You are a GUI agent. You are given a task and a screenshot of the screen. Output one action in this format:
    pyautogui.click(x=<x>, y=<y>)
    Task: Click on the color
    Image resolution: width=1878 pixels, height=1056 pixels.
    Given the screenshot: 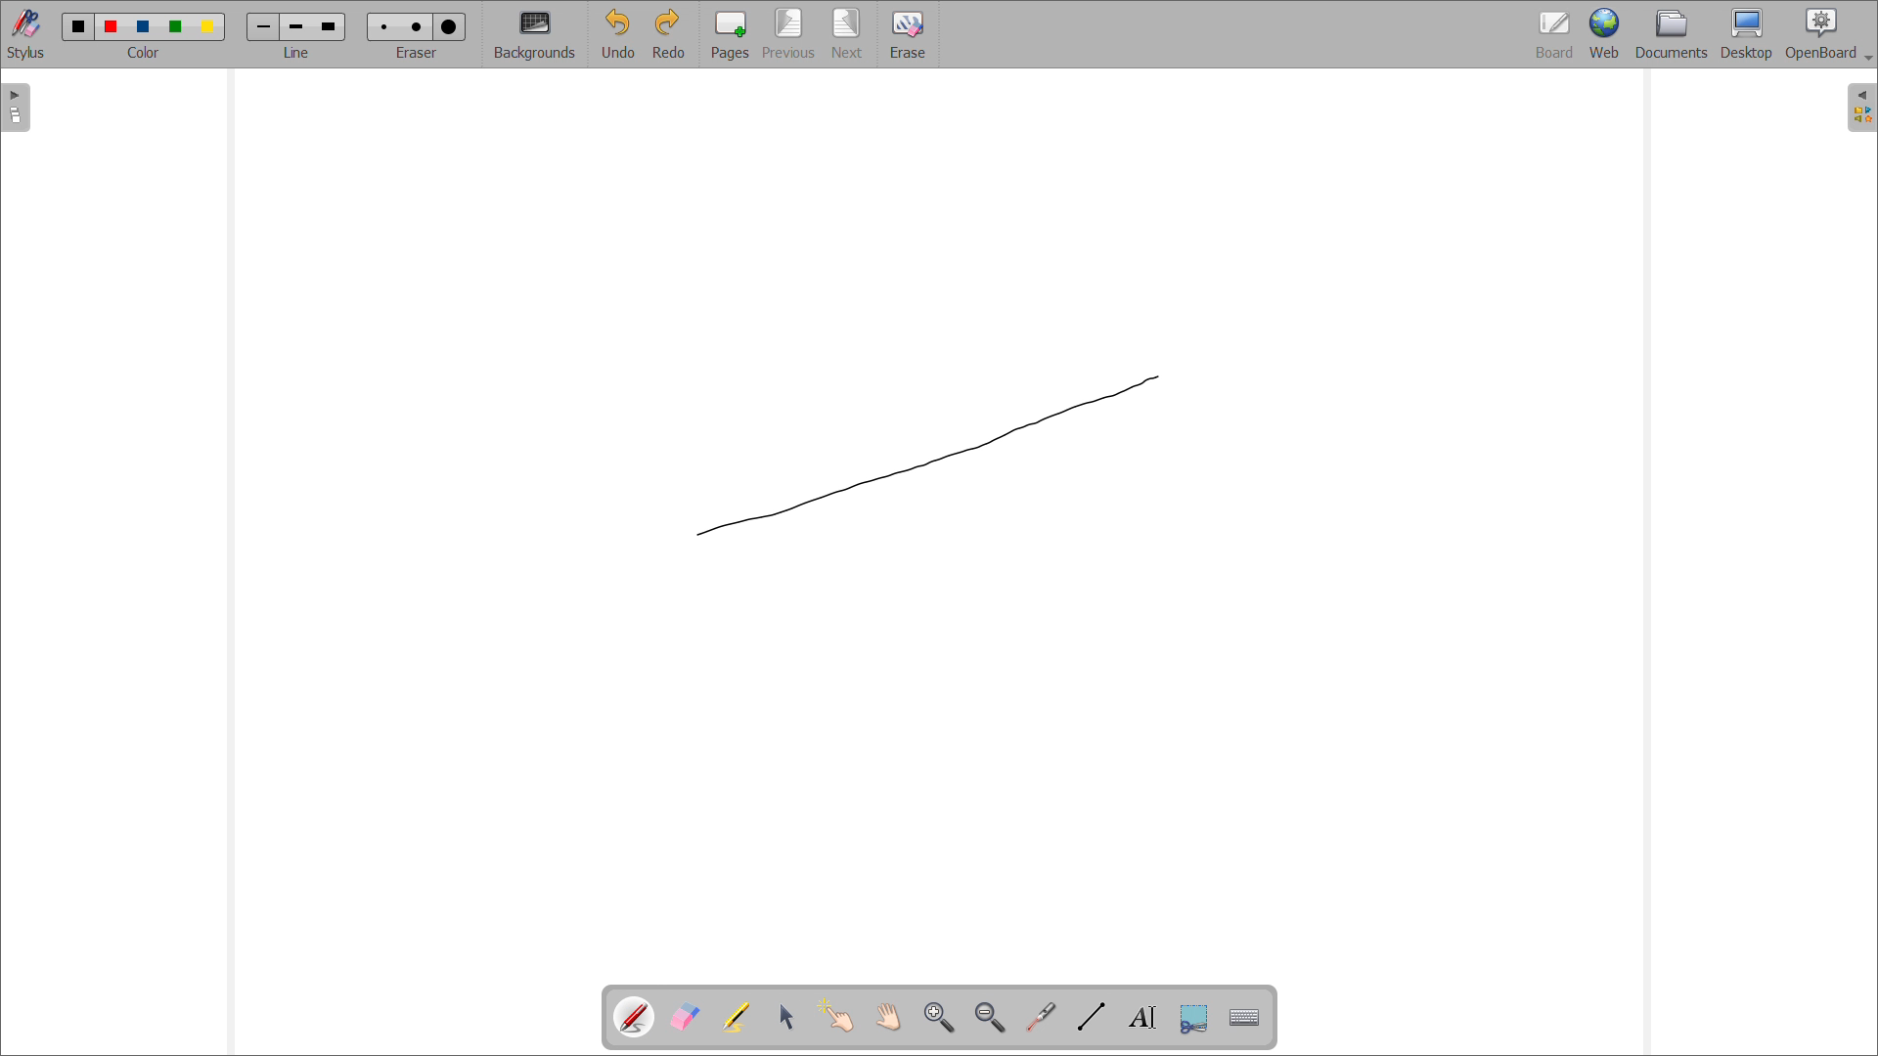 What is the action you would take?
    pyautogui.click(x=79, y=25)
    